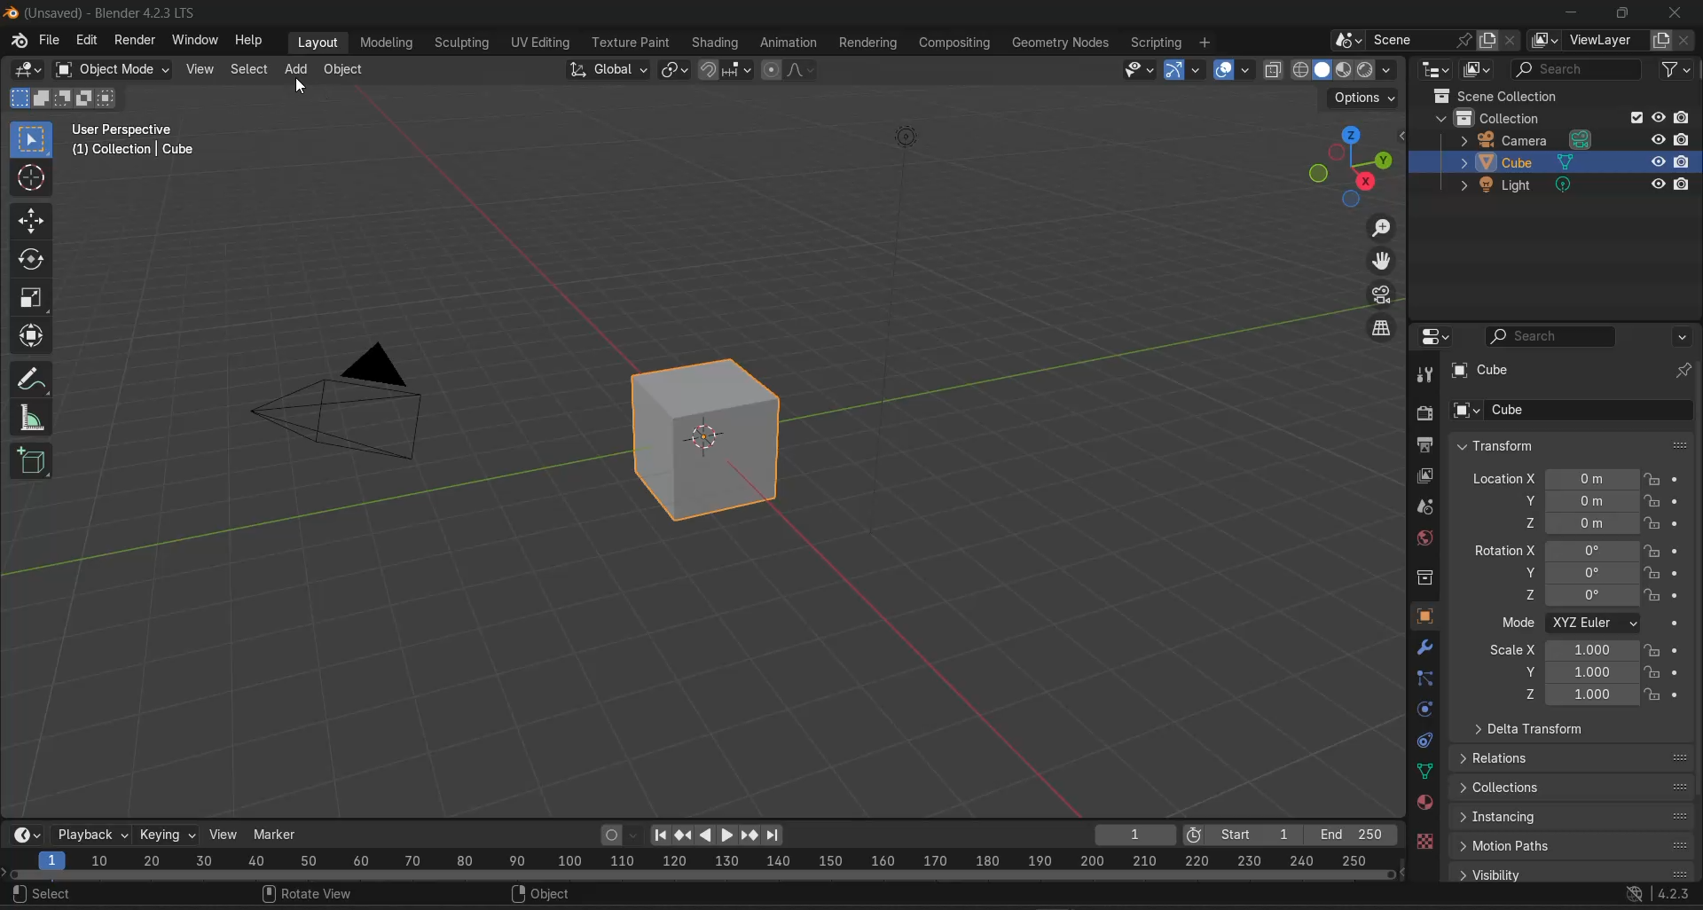 The image size is (1703, 910). Describe the element at coordinates (708, 858) in the screenshot. I see `rendering range` at that location.